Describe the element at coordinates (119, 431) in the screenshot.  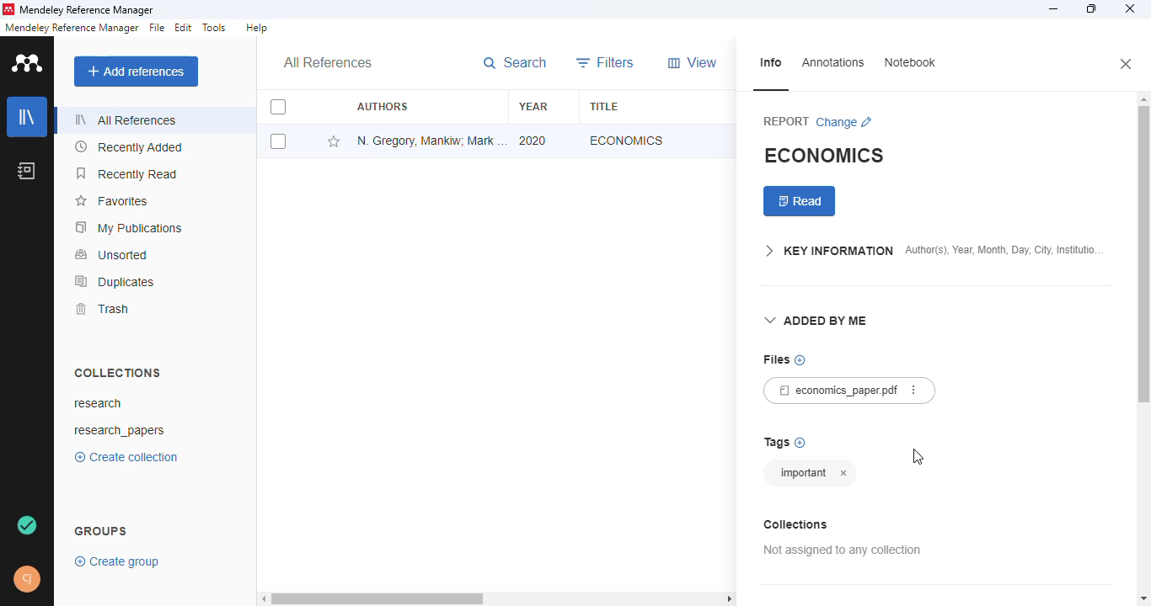
I see `research_papers` at that location.